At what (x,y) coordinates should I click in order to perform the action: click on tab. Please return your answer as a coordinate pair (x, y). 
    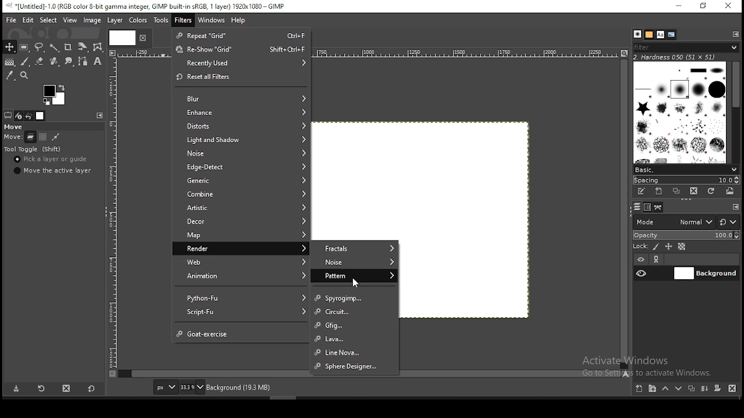
    Looking at the image, I should click on (121, 37).